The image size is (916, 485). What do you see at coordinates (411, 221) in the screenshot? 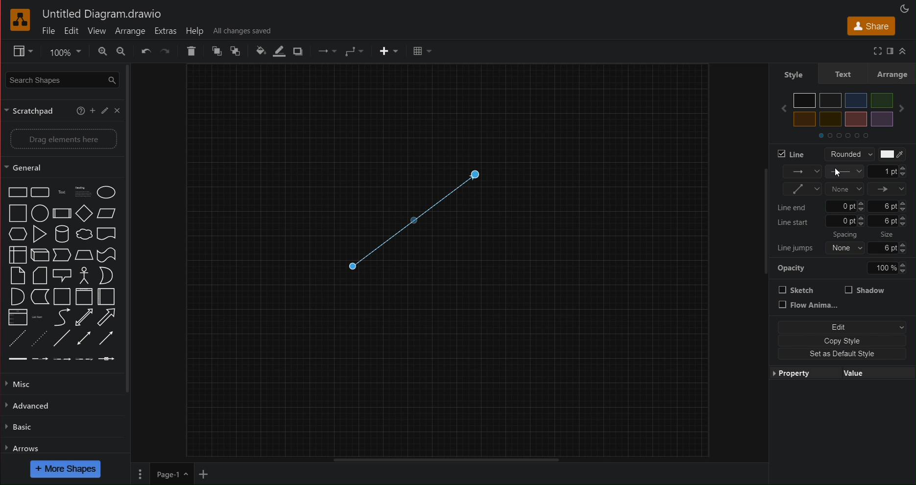
I see `Straight Line (selected)` at bounding box center [411, 221].